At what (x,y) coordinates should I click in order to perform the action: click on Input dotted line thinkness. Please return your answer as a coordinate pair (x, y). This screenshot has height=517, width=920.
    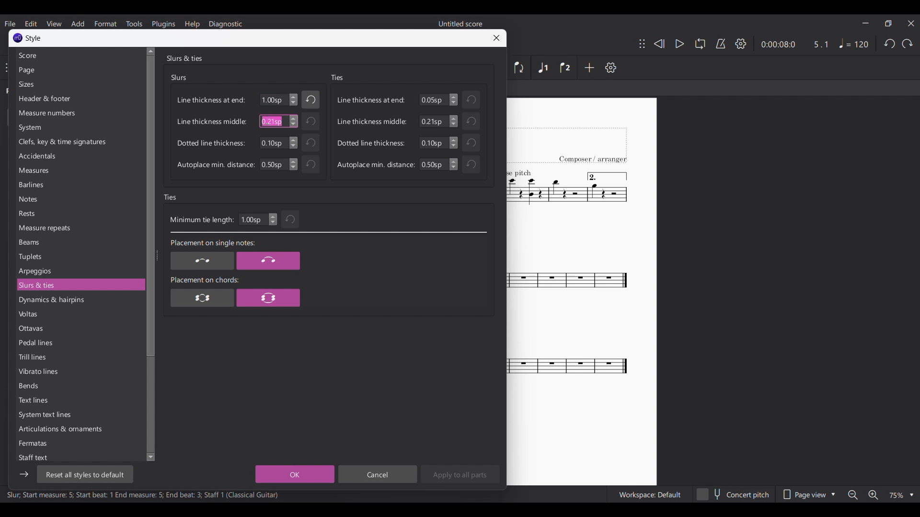
    Looking at the image, I should click on (433, 143).